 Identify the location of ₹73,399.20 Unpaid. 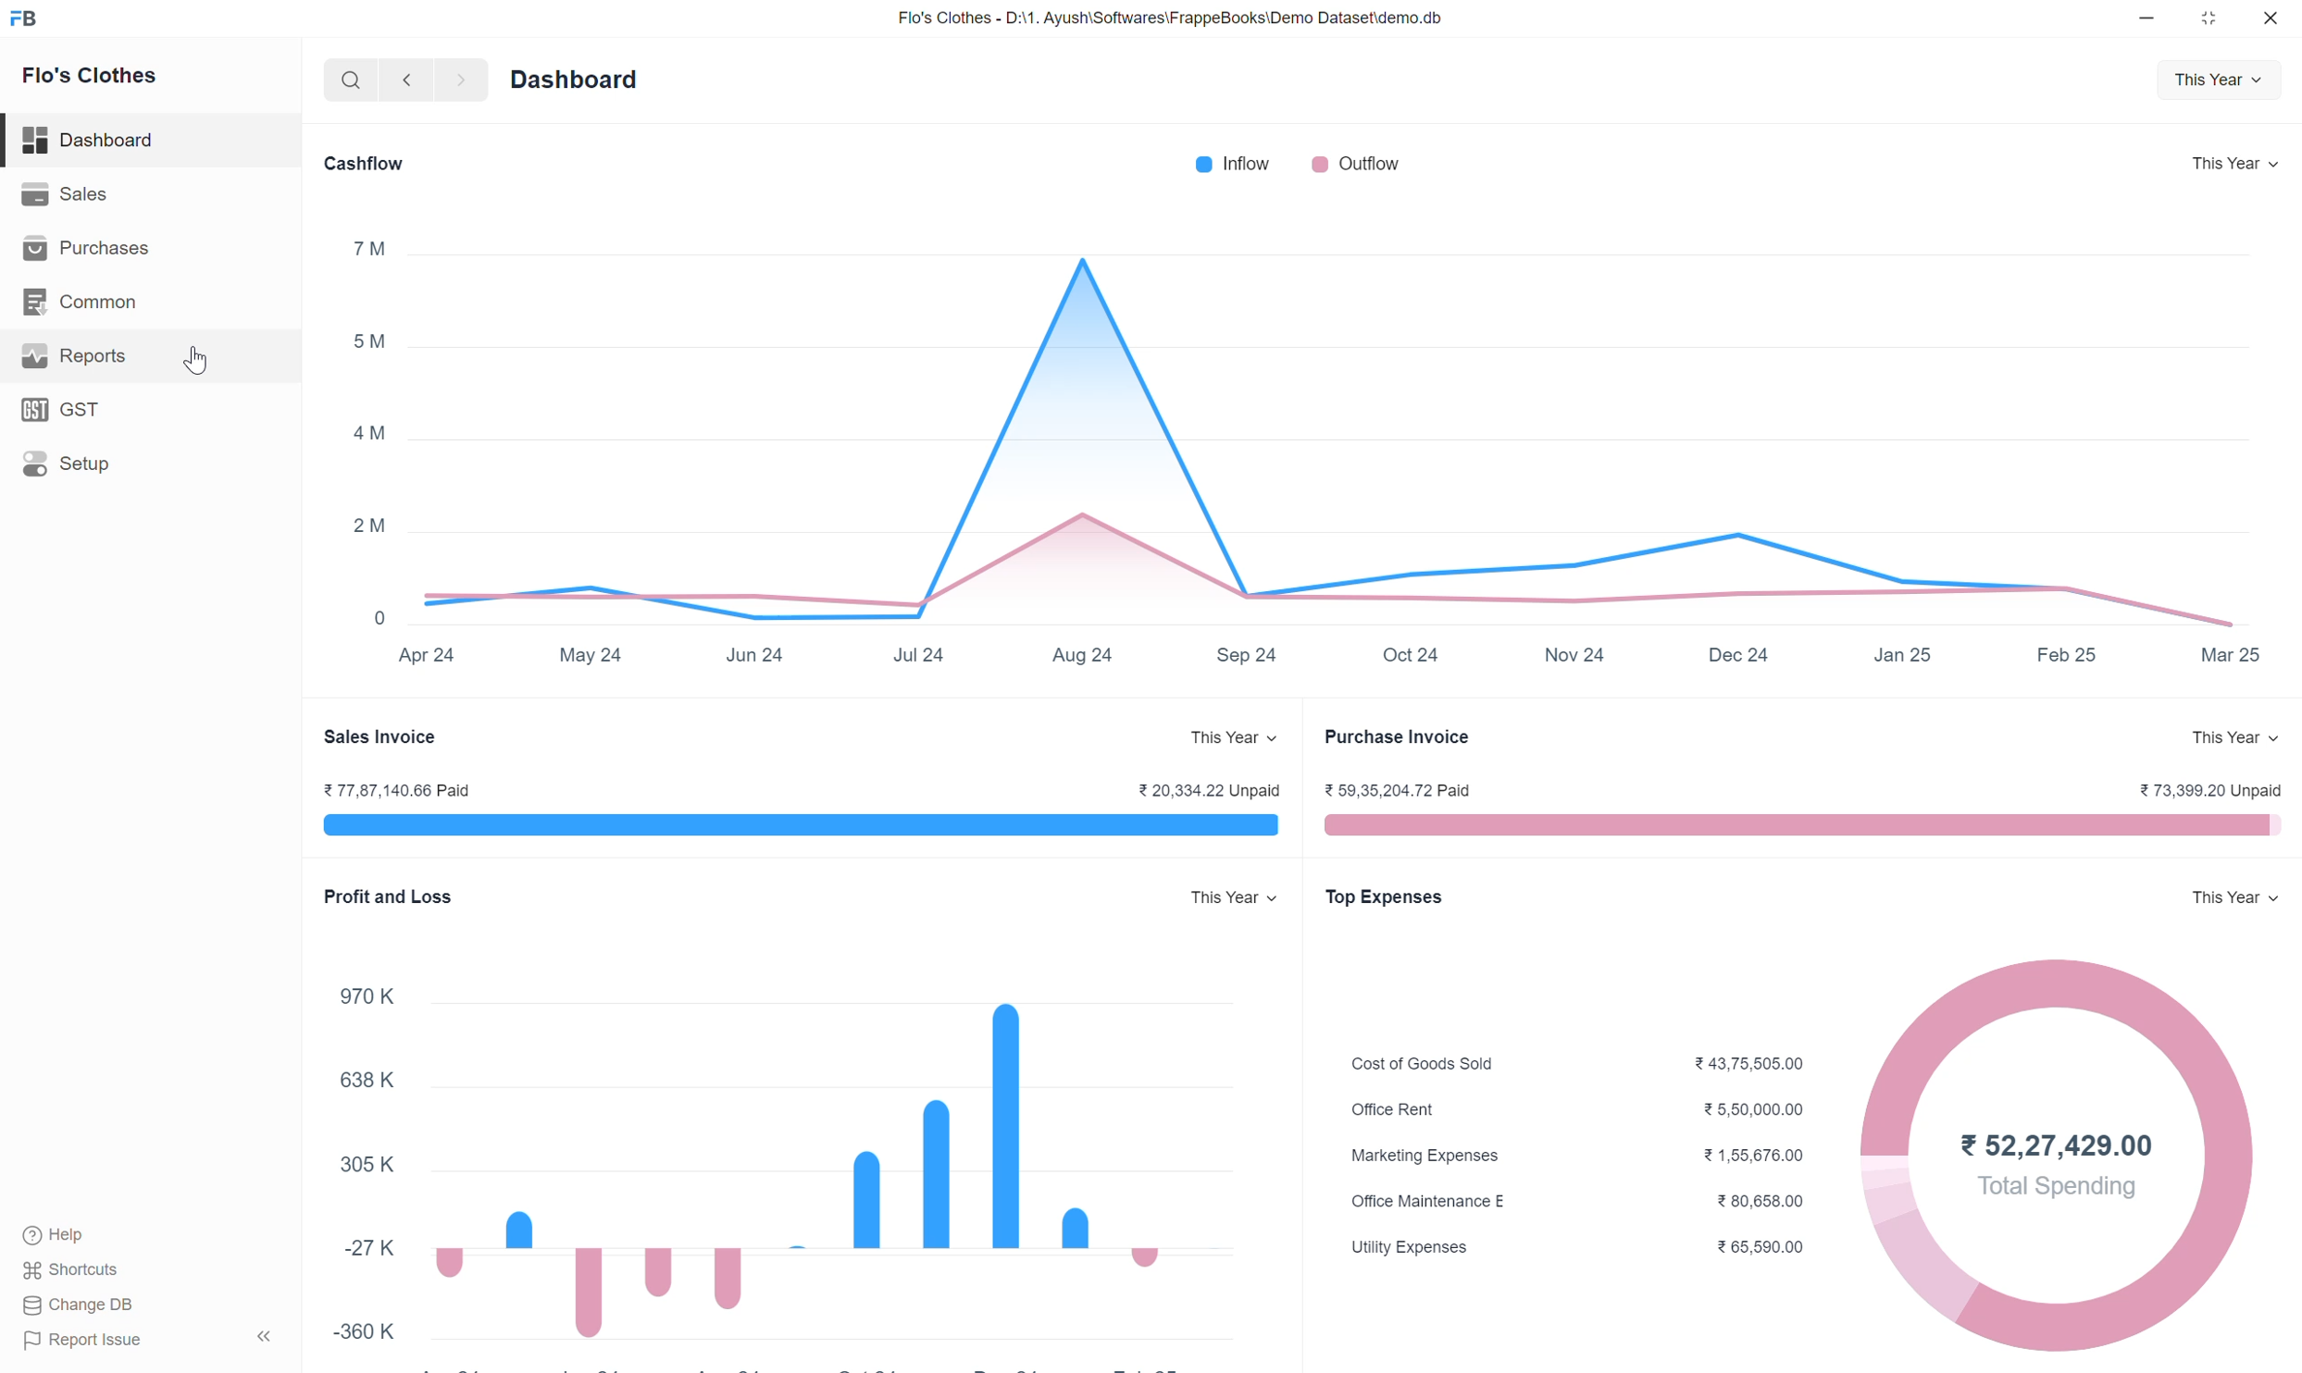
(2203, 788).